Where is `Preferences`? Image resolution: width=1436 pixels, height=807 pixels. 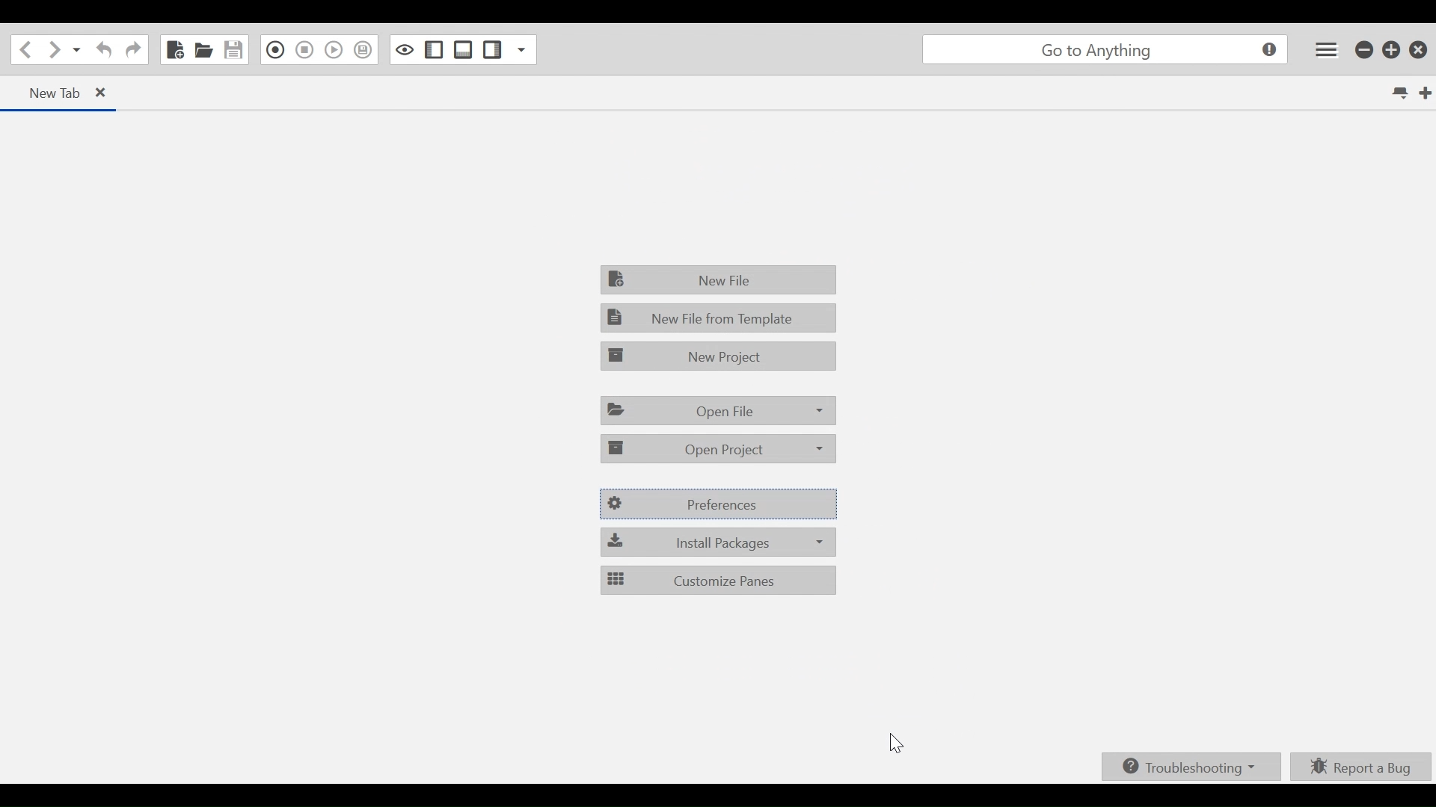
Preferences is located at coordinates (719, 504).